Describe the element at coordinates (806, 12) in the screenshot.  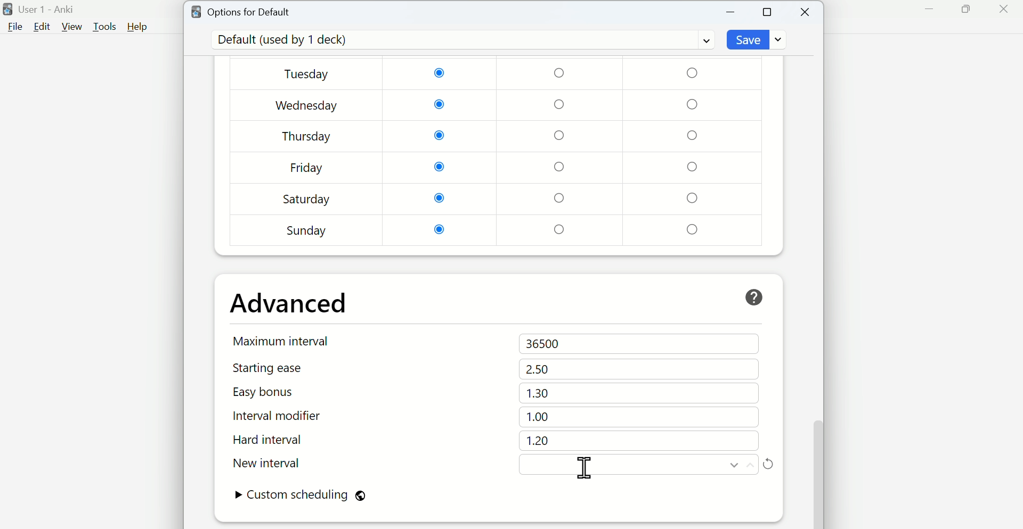
I see `Close` at that location.